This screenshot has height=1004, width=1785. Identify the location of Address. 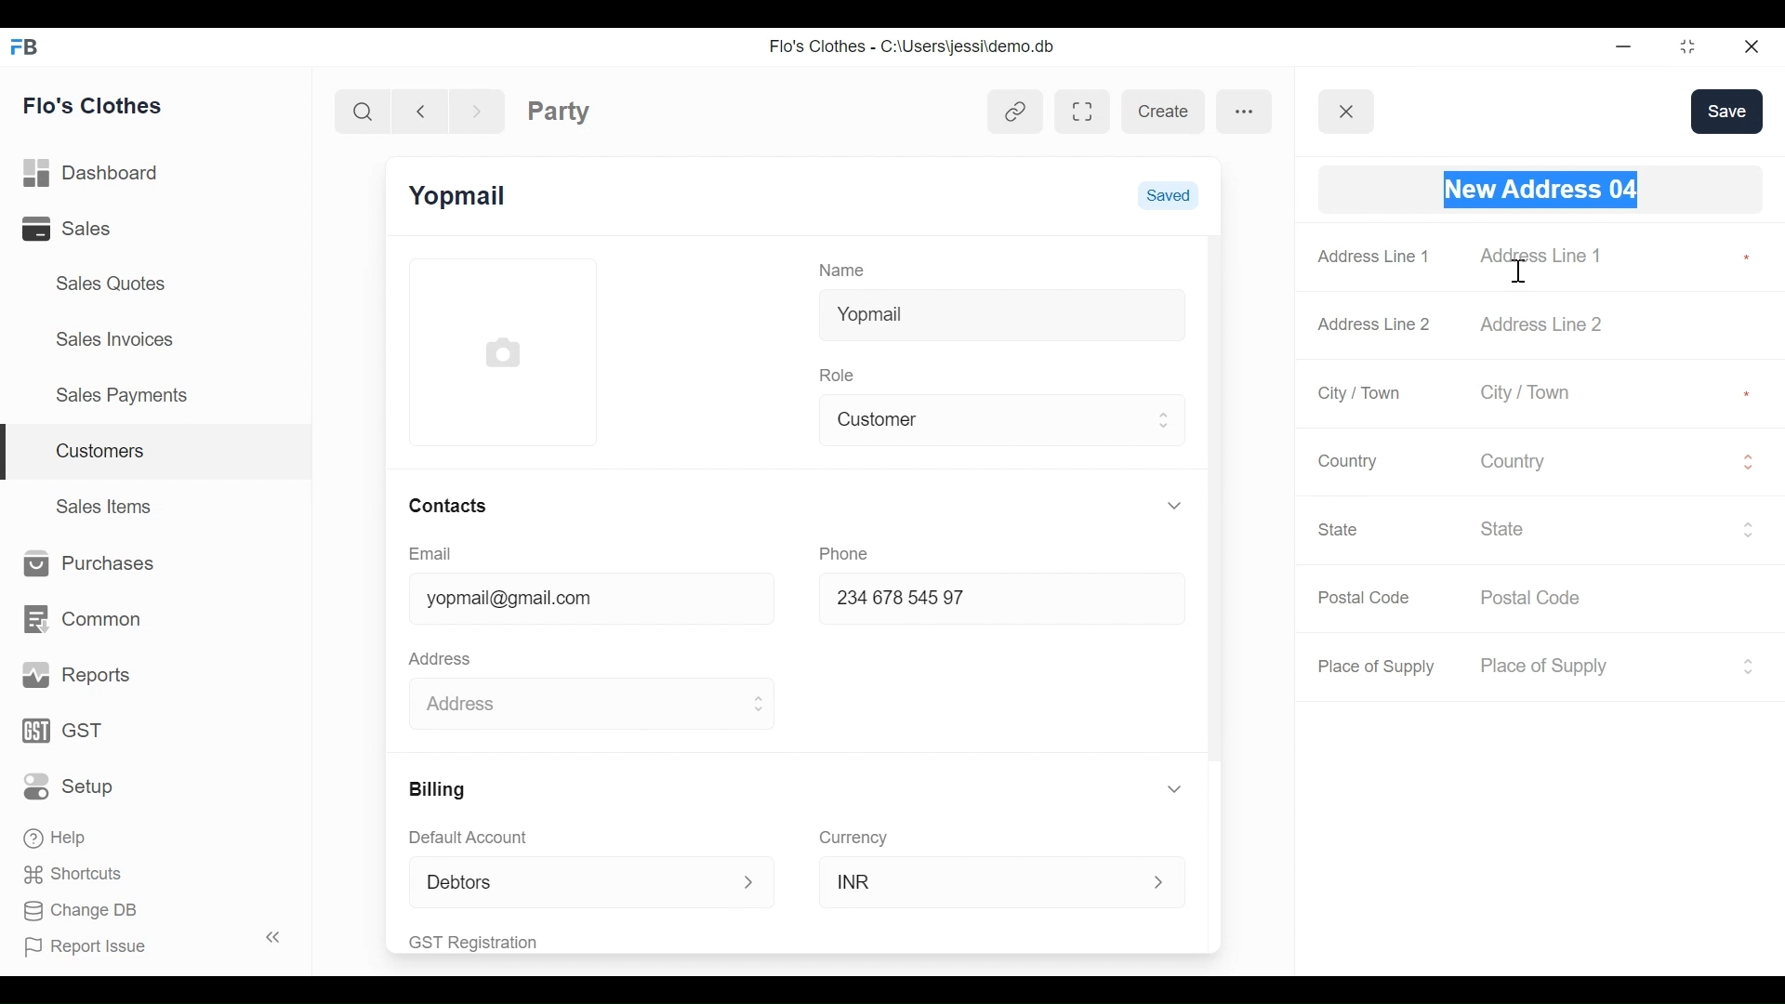
(570, 700).